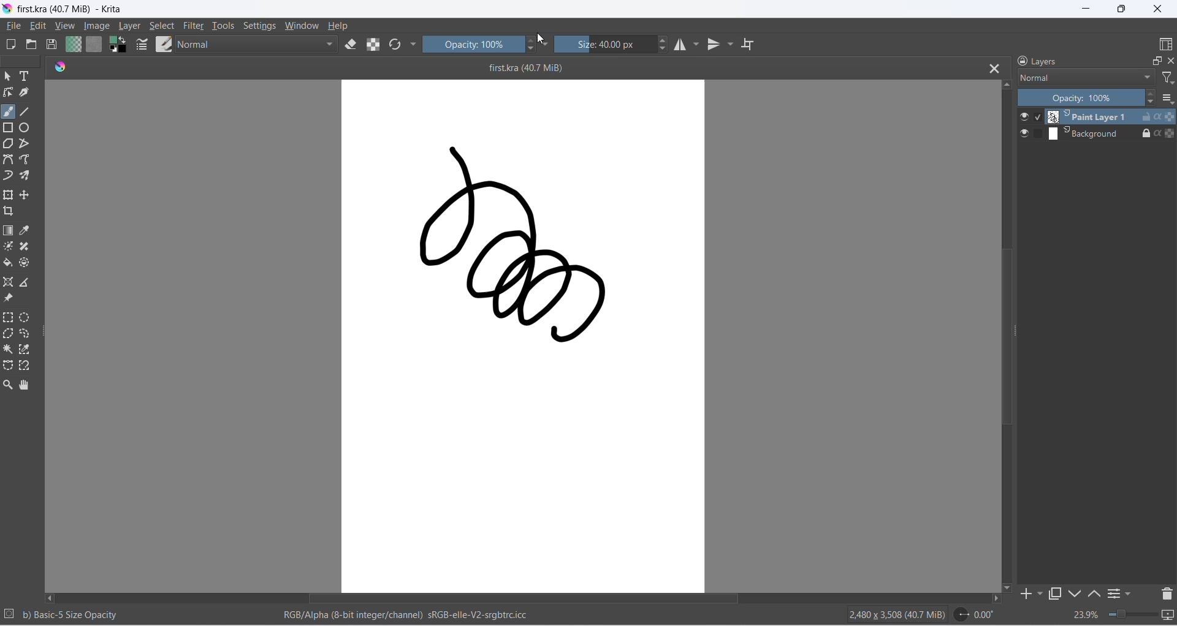 The image size is (1177, 626). I want to click on minimize, so click(1086, 9).